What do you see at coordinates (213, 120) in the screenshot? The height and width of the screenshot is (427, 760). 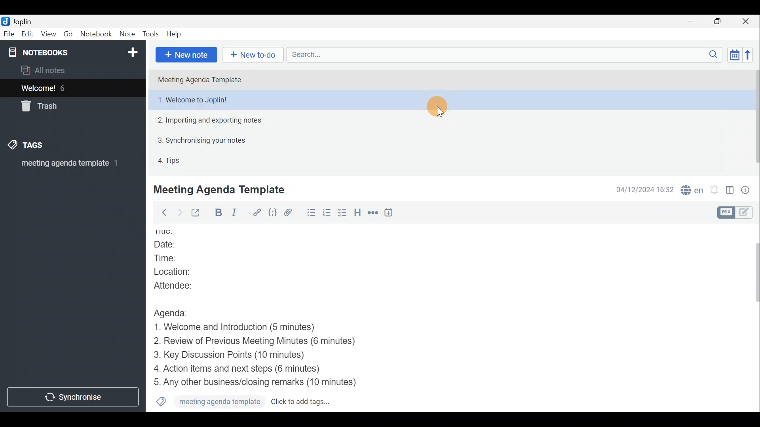 I see `2. Importing and exporting notes` at bounding box center [213, 120].